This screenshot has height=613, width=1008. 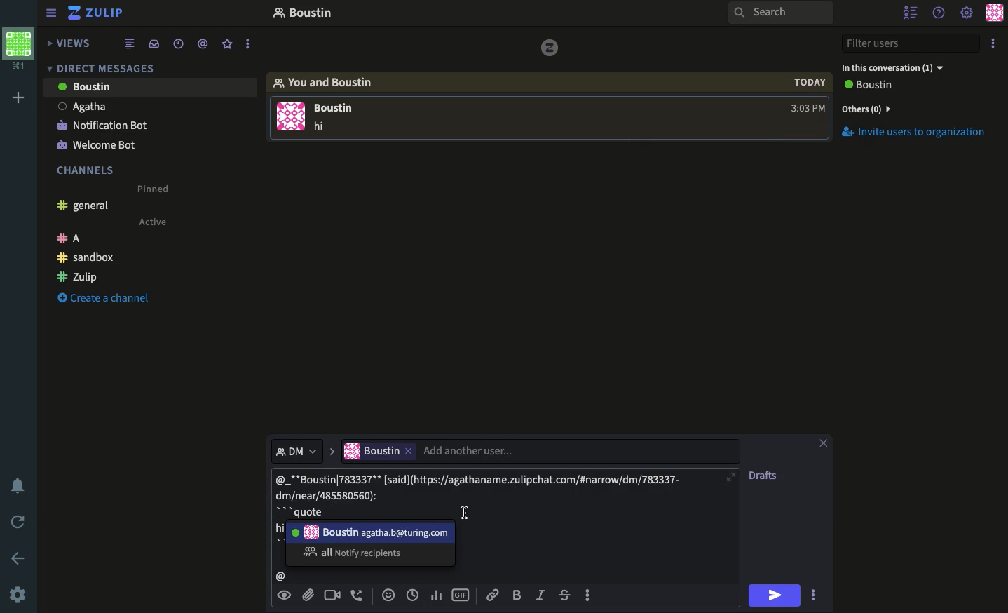 I want to click on Notification bot, so click(x=102, y=124).